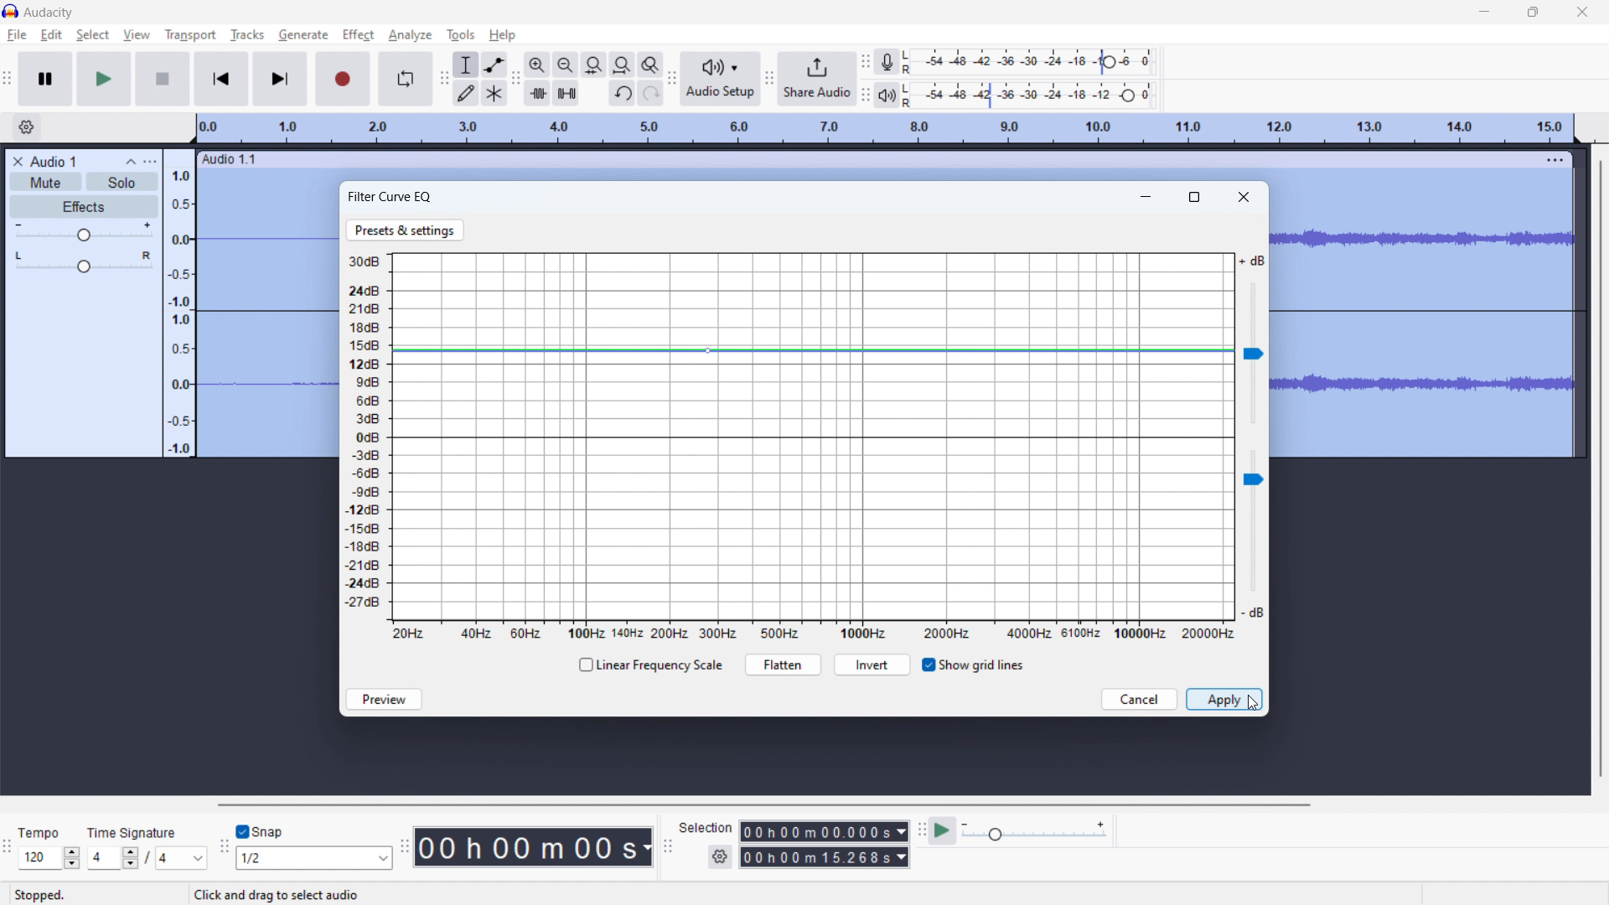 The height and width of the screenshot is (905, 1609). I want to click on toggle zoom, so click(651, 65).